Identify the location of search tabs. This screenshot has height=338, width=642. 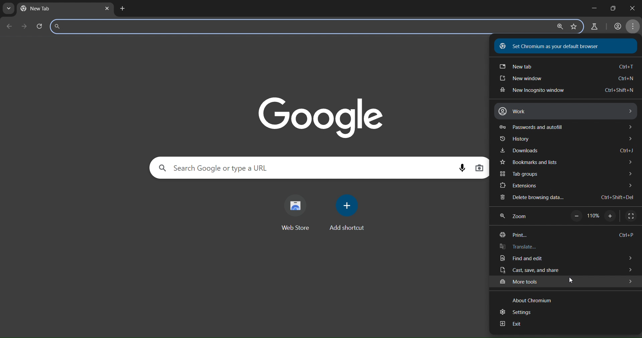
(8, 9).